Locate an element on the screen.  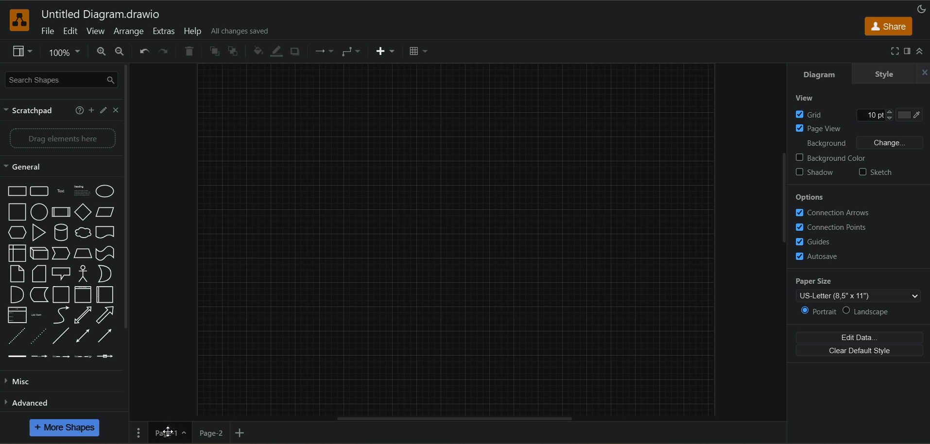
options is located at coordinates (811, 197).